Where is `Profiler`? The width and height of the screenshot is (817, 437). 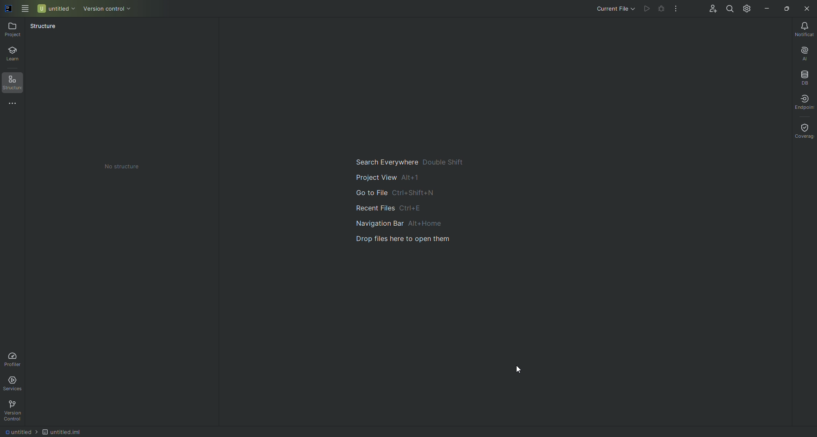
Profiler is located at coordinates (15, 358).